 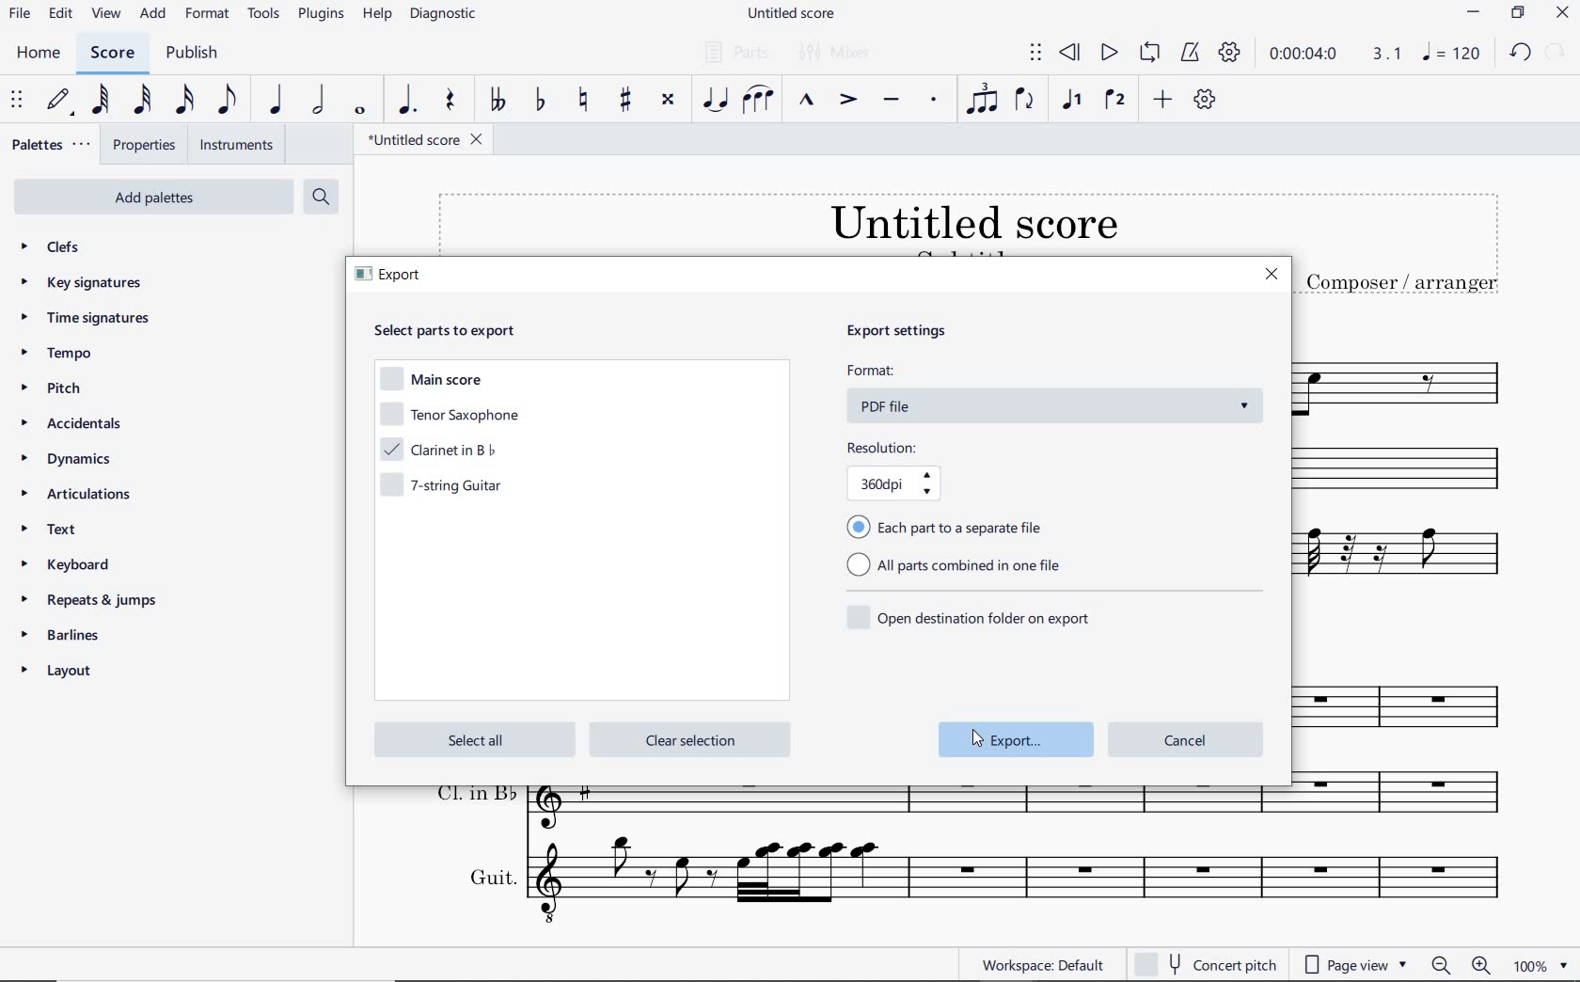 What do you see at coordinates (1413, 470) in the screenshot?
I see `Clarinet in b` at bounding box center [1413, 470].